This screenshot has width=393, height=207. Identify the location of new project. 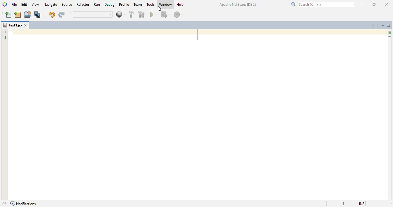
(18, 15).